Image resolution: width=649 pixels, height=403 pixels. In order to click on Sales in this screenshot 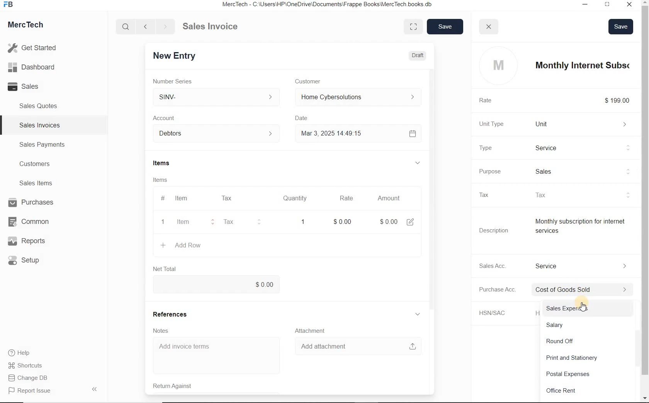, I will do `click(35, 86)`.